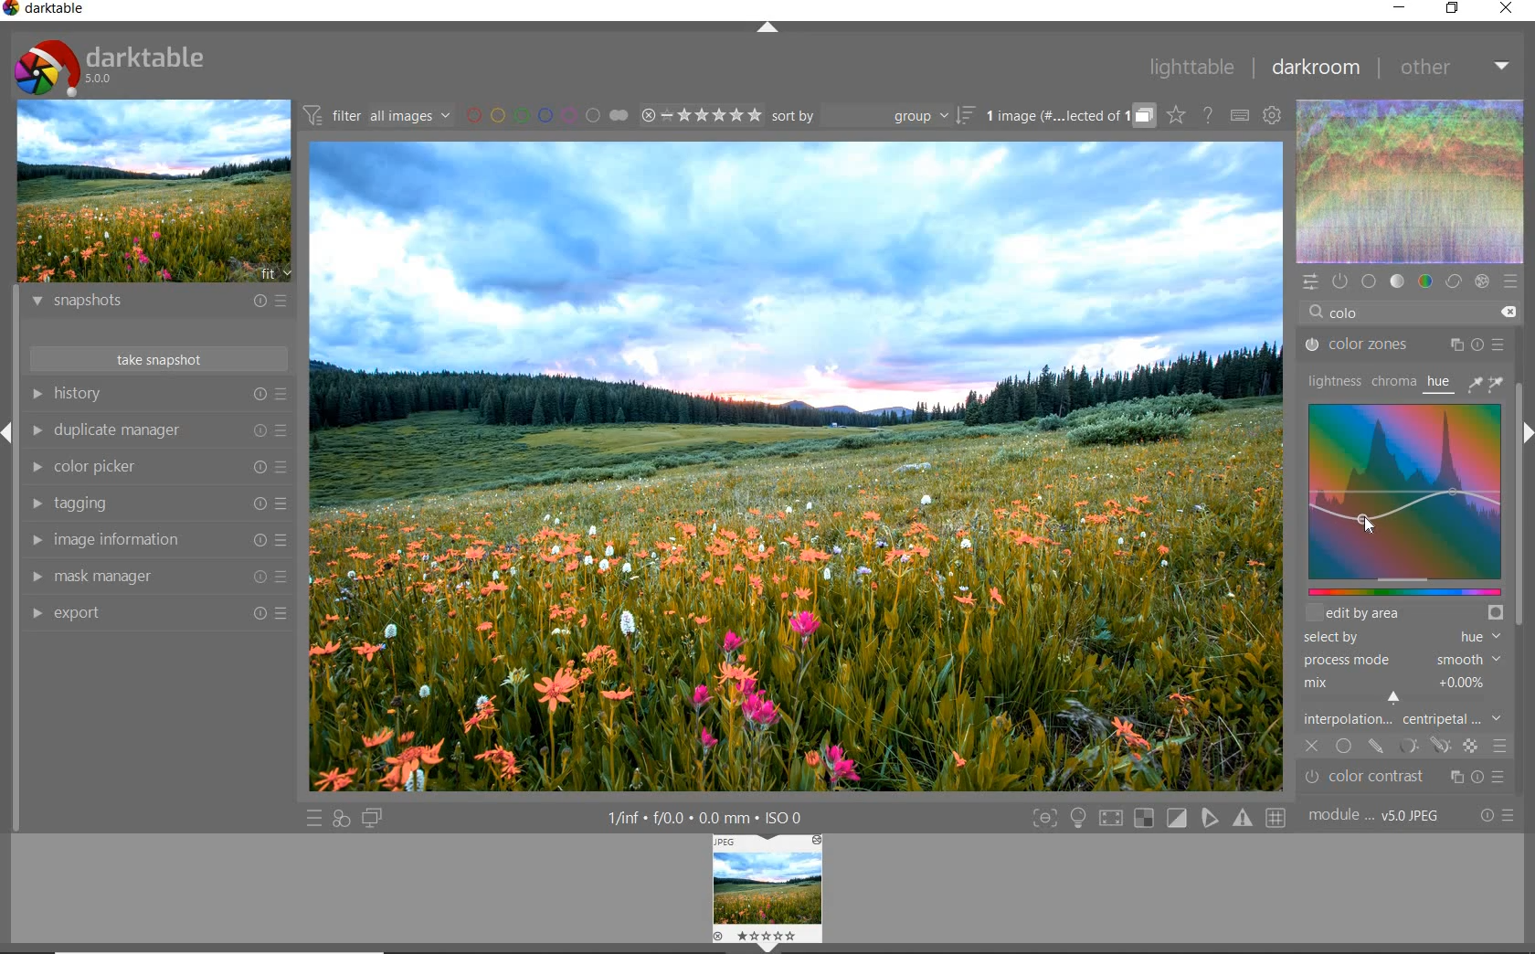 This screenshot has height=954, width=1535. I want to click on slider, so click(1403, 591).